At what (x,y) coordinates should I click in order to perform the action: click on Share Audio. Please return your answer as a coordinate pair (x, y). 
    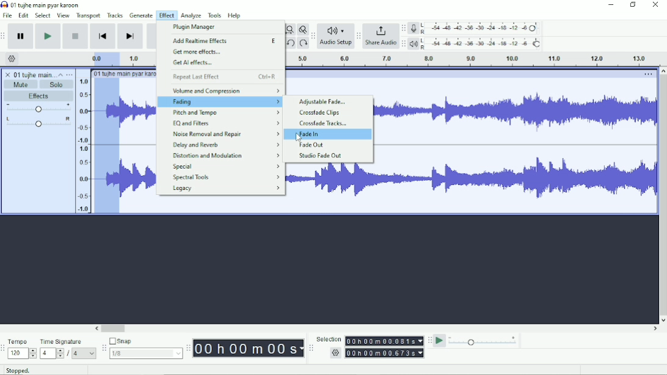
    Looking at the image, I should click on (380, 43).